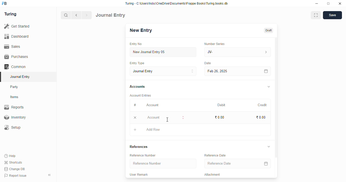 The width and height of the screenshot is (346, 182). Describe the element at coordinates (15, 117) in the screenshot. I see `inventory` at that location.